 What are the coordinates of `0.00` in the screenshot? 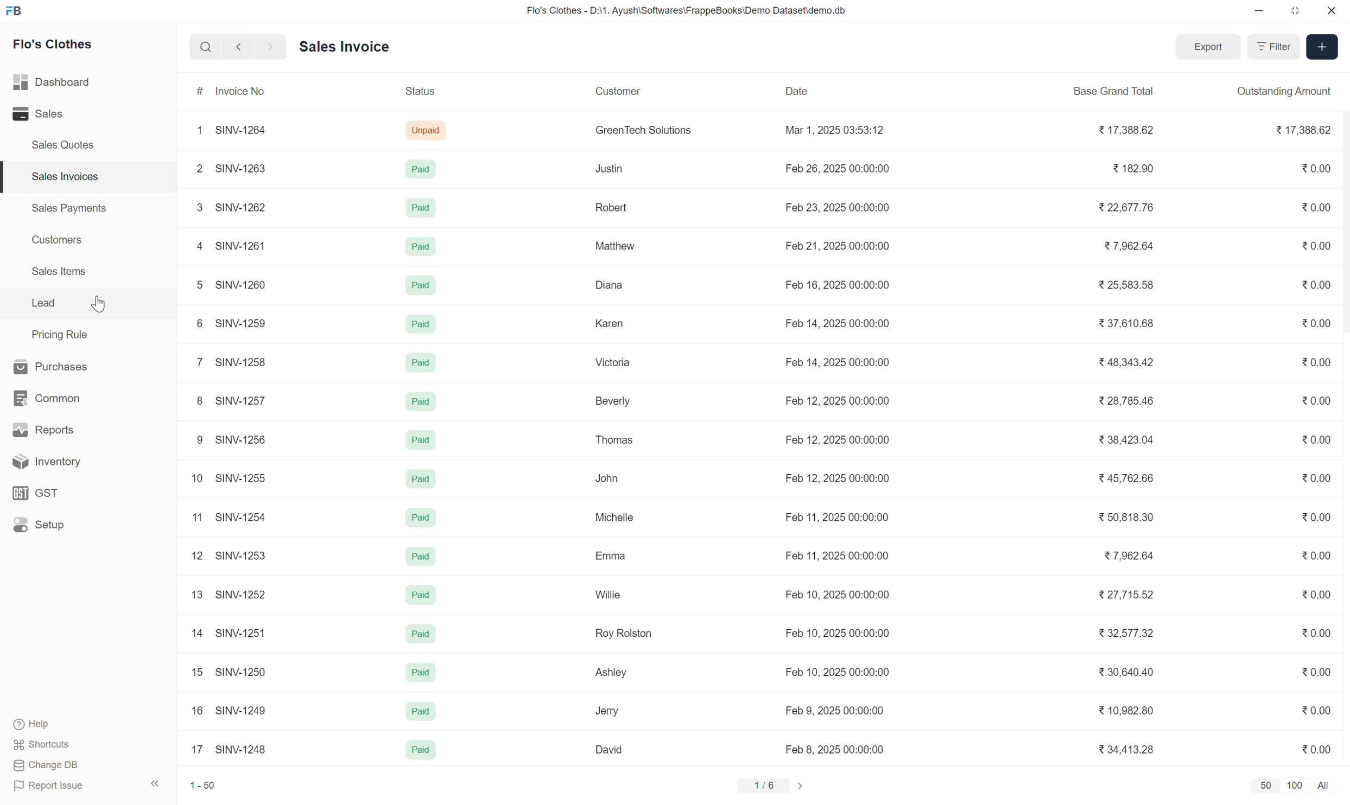 It's located at (1315, 706).